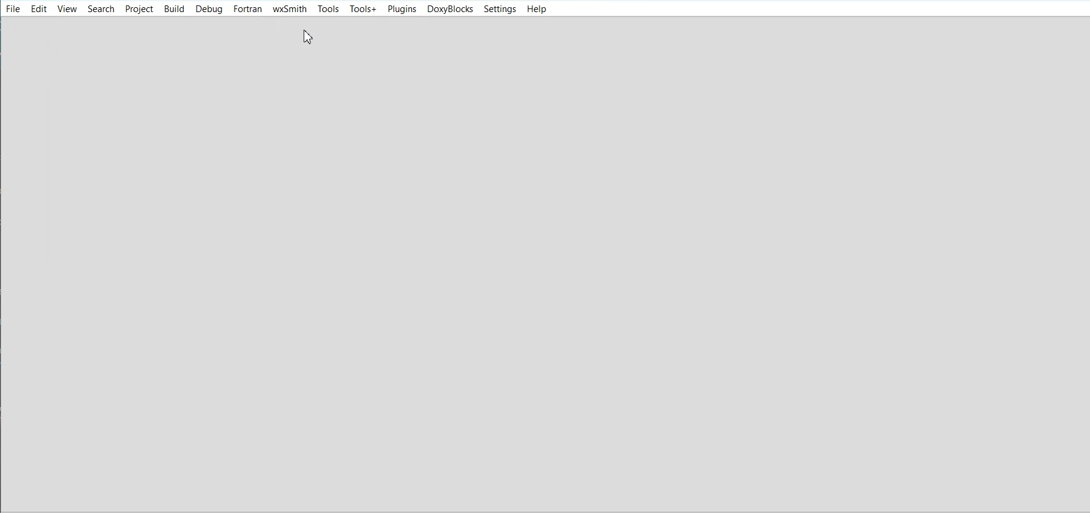  I want to click on Doxyblocks, so click(449, 9).